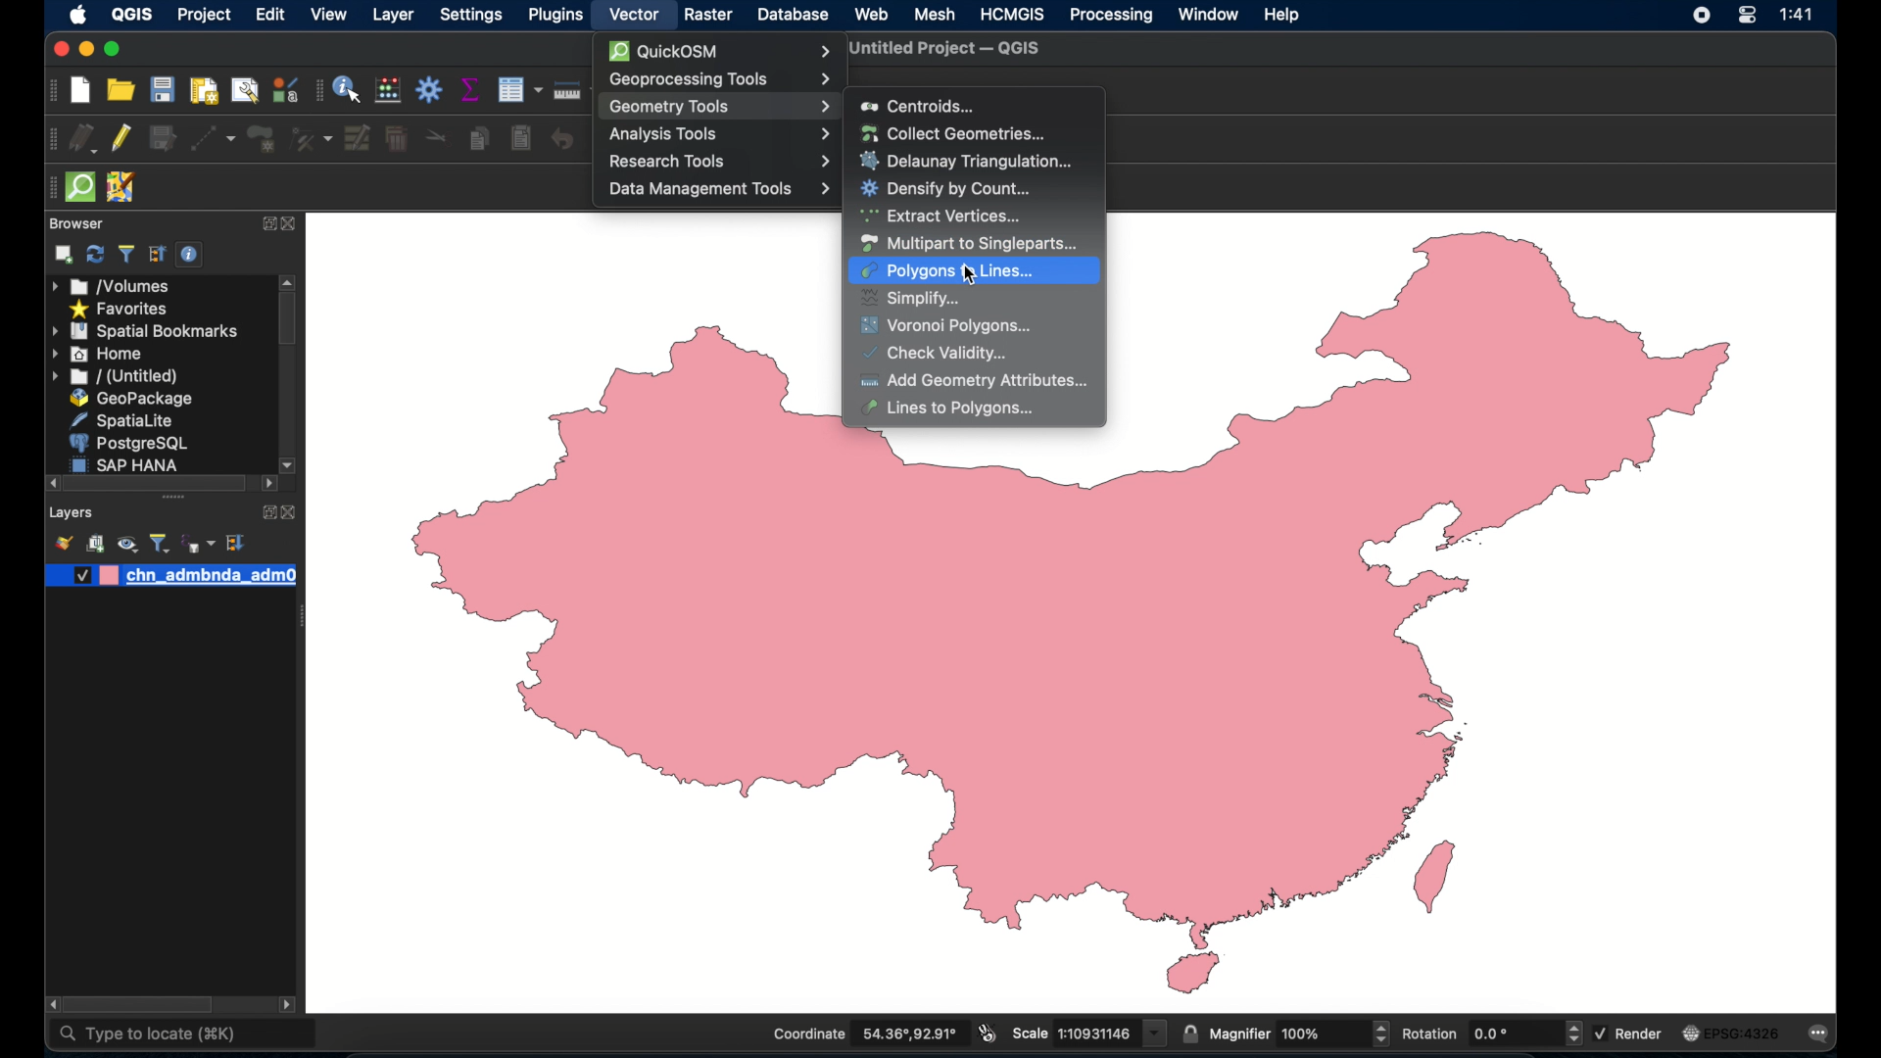  What do you see at coordinates (62, 542) in the screenshot?
I see `open layer styling panel` at bounding box center [62, 542].